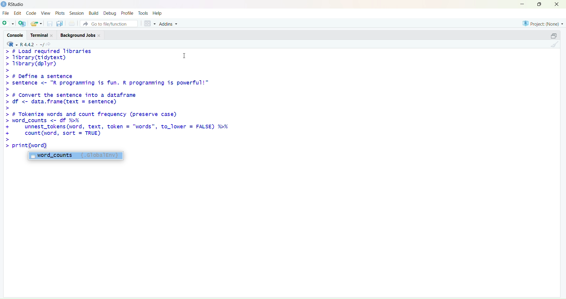 The width and height of the screenshot is (566, 299). I want to click on addins, so click(169, 24).